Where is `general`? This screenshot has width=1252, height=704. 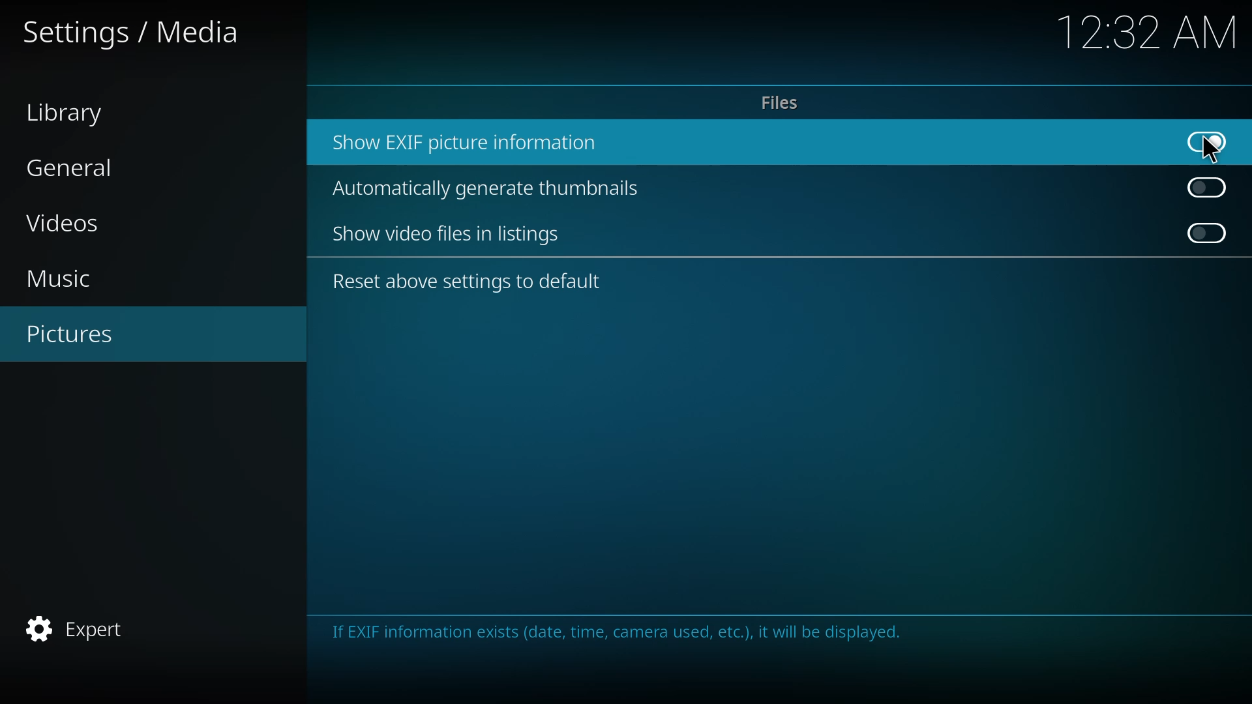
general is located at coordinates (72, 166).